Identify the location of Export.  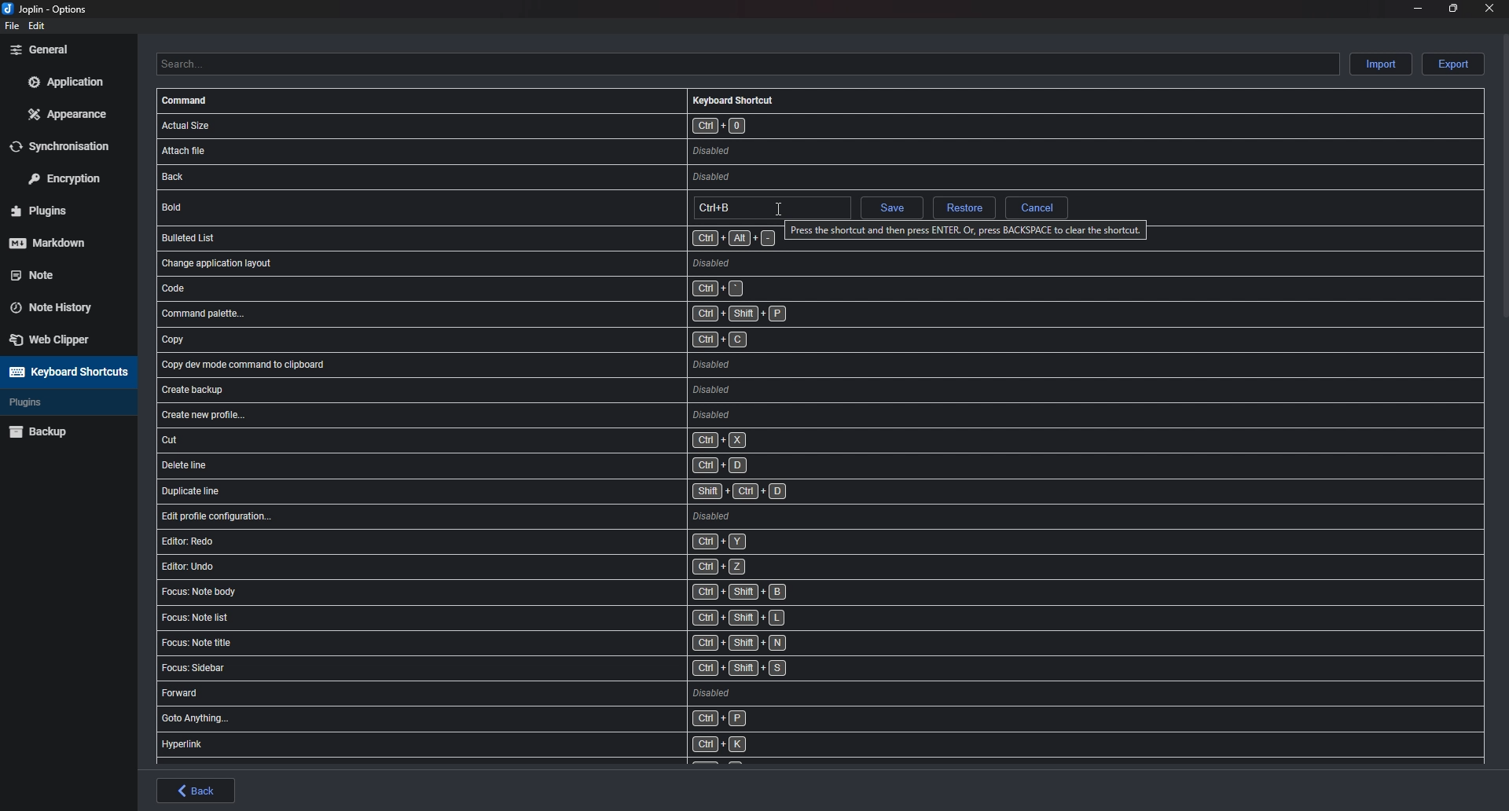
(1453, 64).